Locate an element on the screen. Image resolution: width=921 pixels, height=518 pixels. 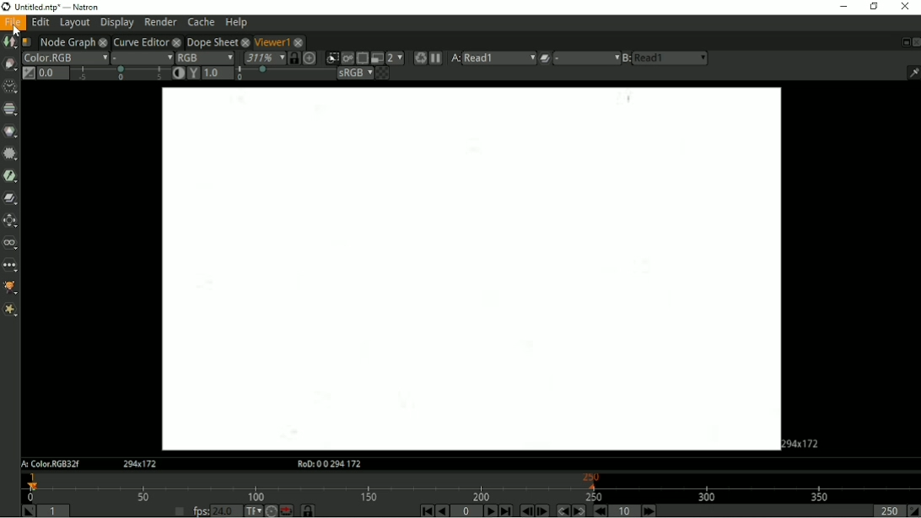
Script name is located at coordinates (27, 42).